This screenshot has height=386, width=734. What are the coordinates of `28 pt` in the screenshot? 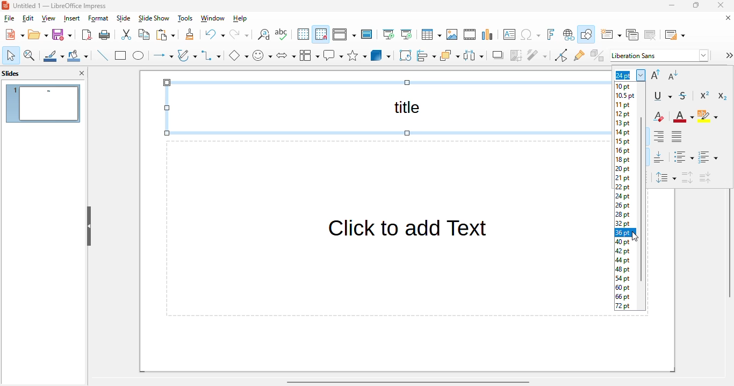 It's located at (623, 215).